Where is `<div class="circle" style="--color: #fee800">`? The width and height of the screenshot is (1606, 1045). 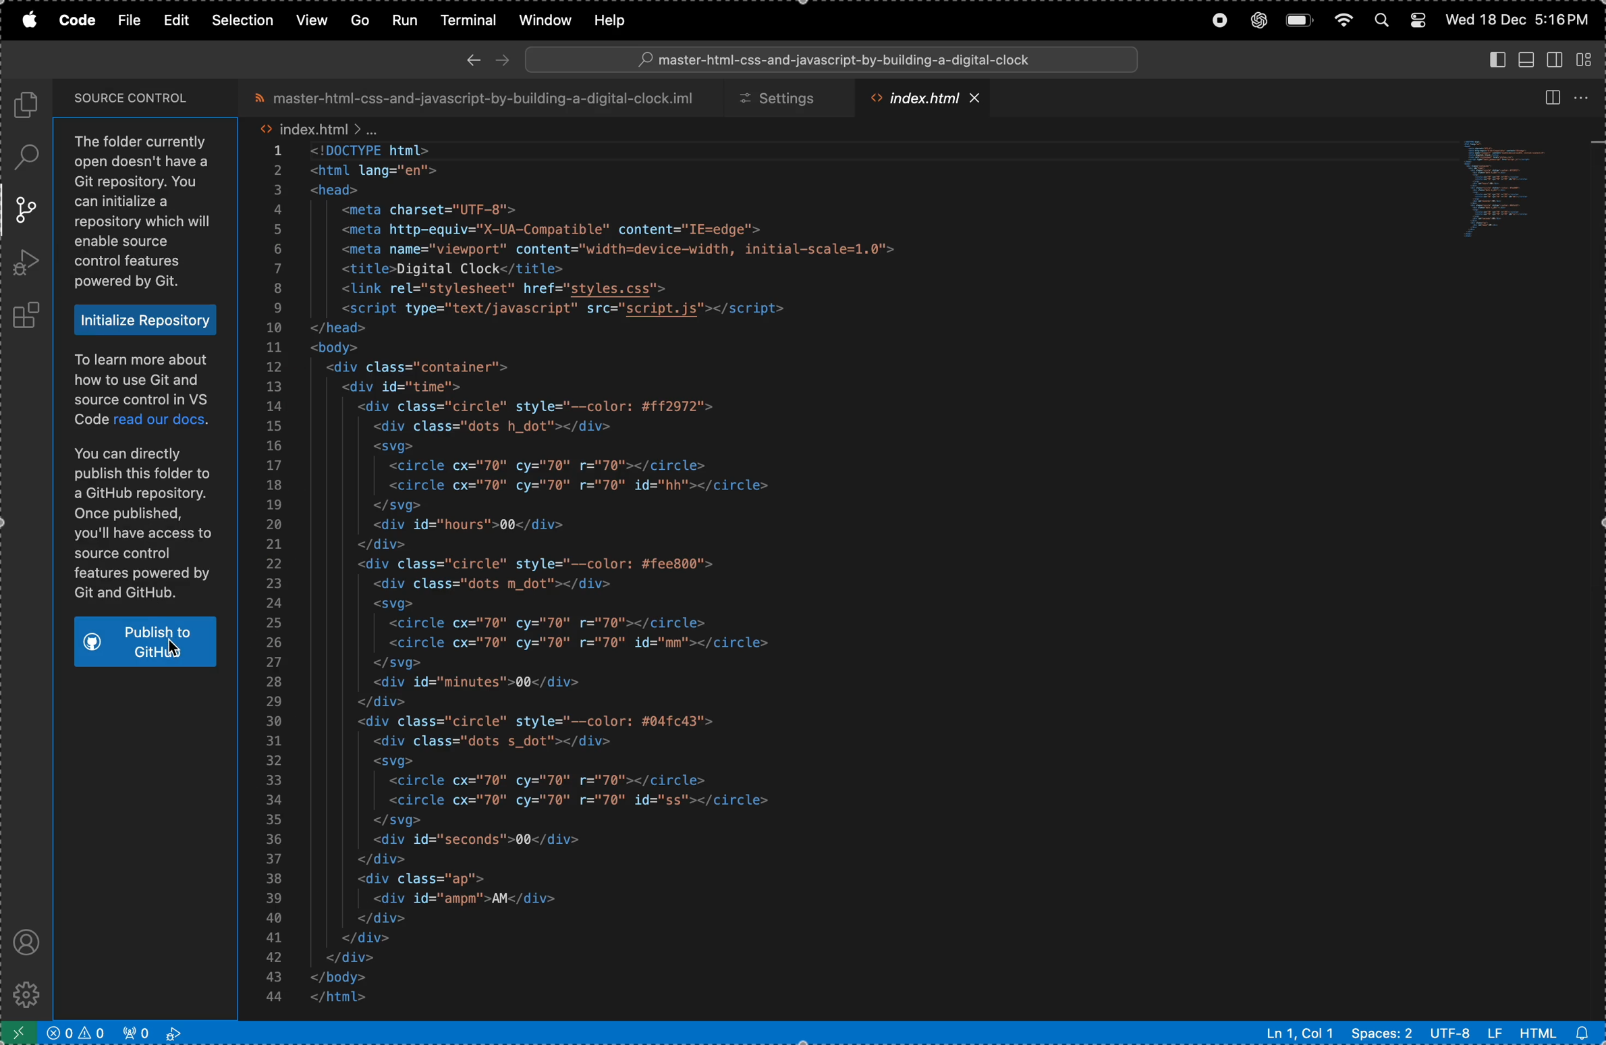 <div class="circle" style="--color: #fee800"> is located at coordinates (536, 565).